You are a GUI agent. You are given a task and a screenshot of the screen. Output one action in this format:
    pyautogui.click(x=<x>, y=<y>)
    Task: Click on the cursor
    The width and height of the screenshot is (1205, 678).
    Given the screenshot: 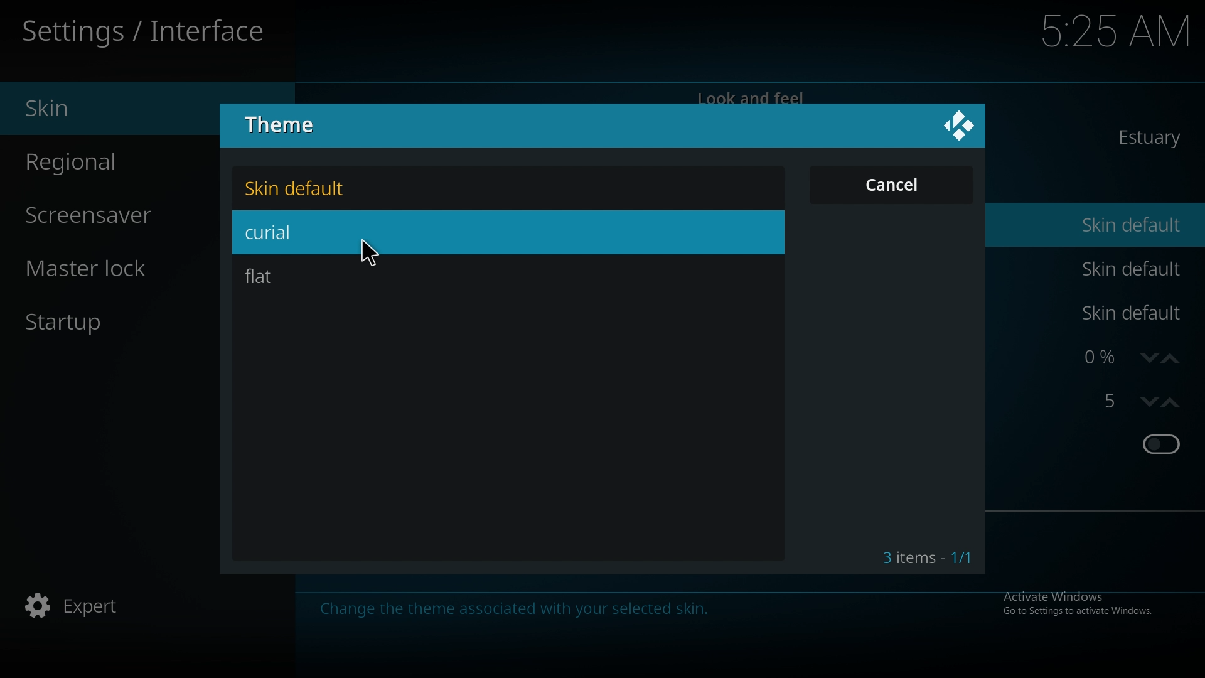 What is the action you would take?
    pyautogui.click(x=382, y=253)
    